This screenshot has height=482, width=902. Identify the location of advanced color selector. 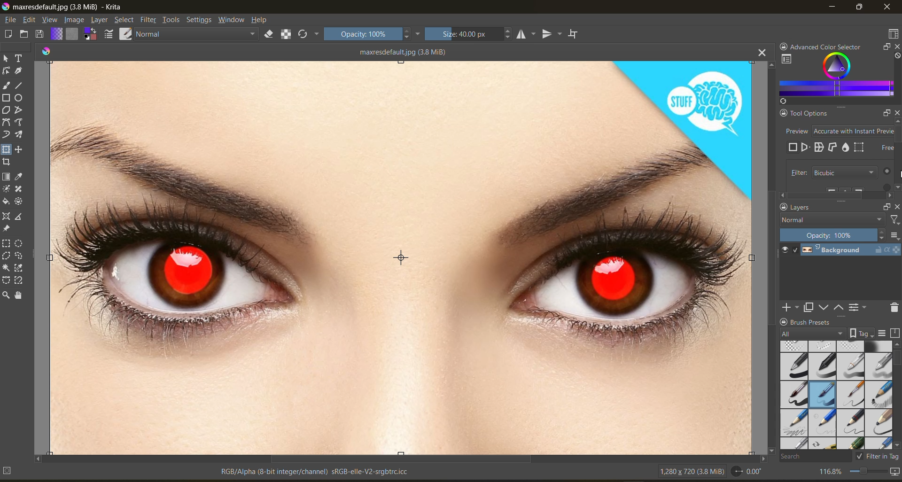
(835, 78).